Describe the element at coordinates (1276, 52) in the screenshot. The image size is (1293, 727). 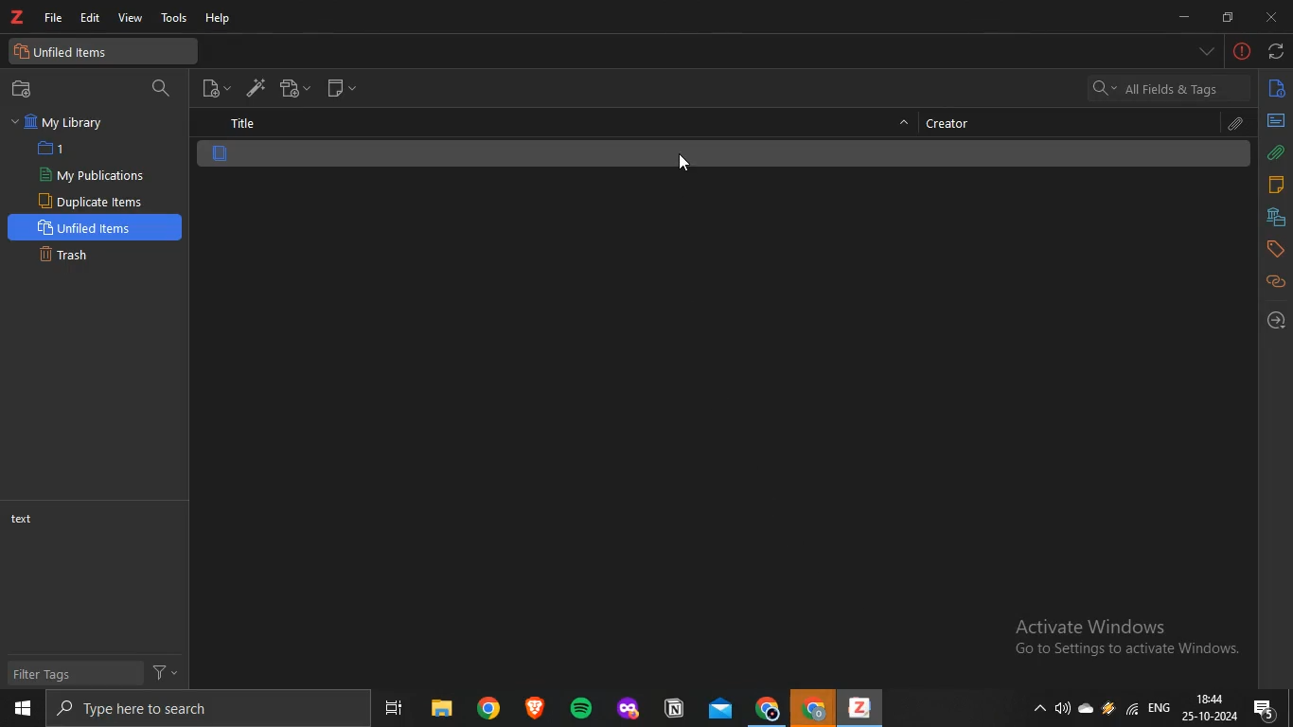
I see `sync with zotero` at that location.